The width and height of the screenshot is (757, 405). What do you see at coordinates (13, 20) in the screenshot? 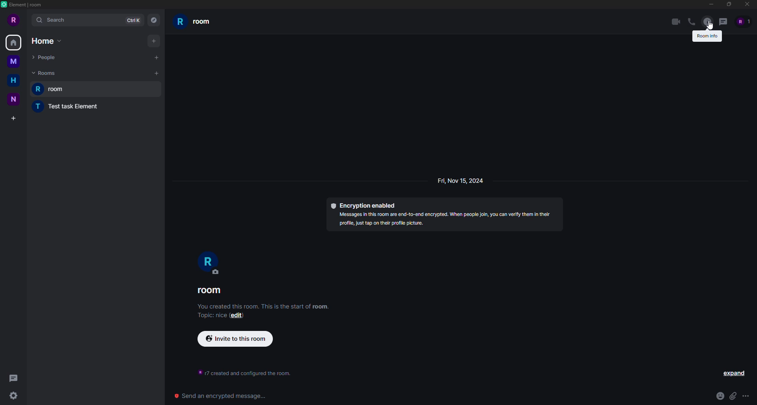
I see `R` at bounding box center [13, 20].